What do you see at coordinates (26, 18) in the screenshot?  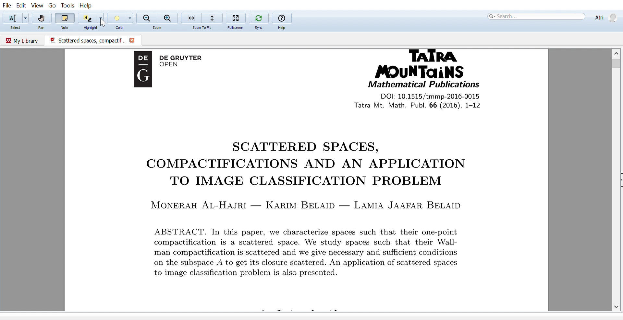 I see `Add text options` at bounding box center [26, 18].